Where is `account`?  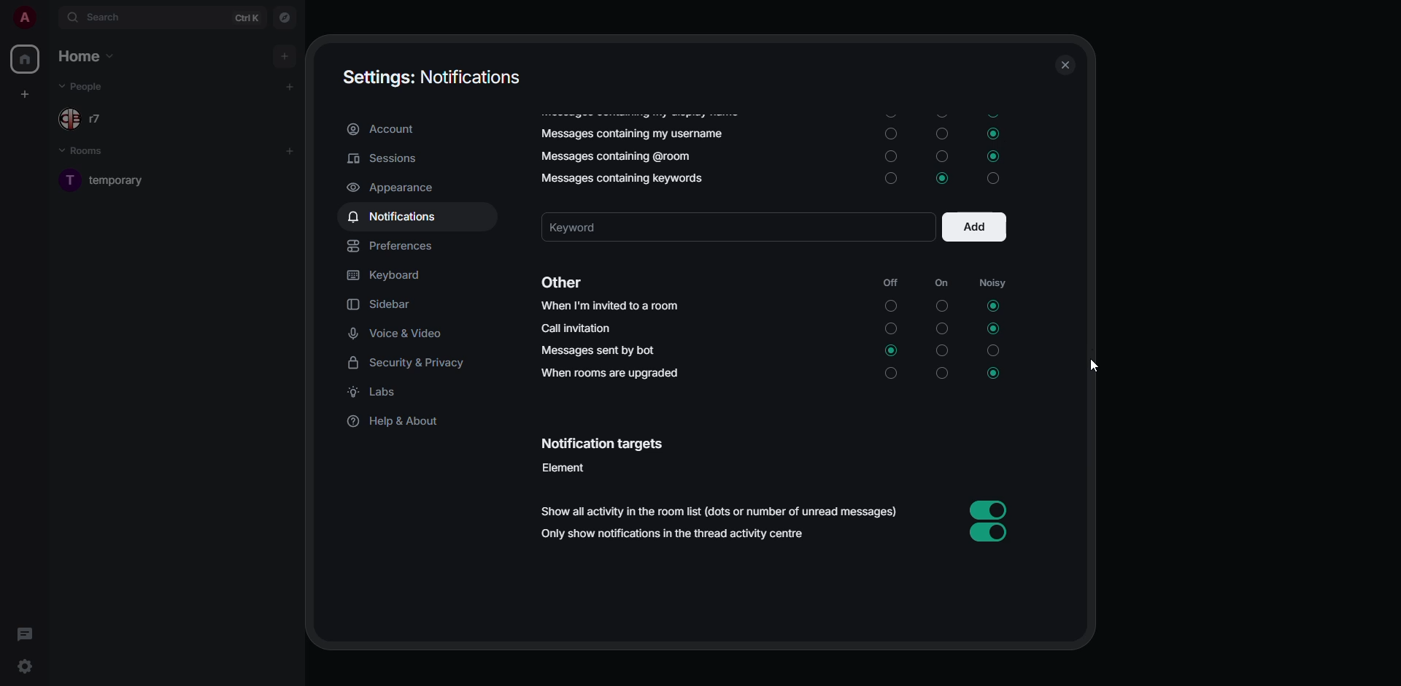
account is located at coordinates (387, 130).